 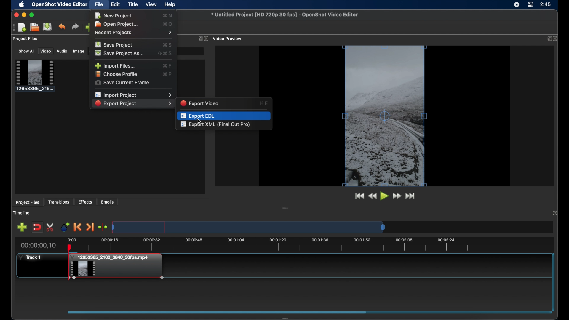 I want to click on undo, so click(x=62, y=27).